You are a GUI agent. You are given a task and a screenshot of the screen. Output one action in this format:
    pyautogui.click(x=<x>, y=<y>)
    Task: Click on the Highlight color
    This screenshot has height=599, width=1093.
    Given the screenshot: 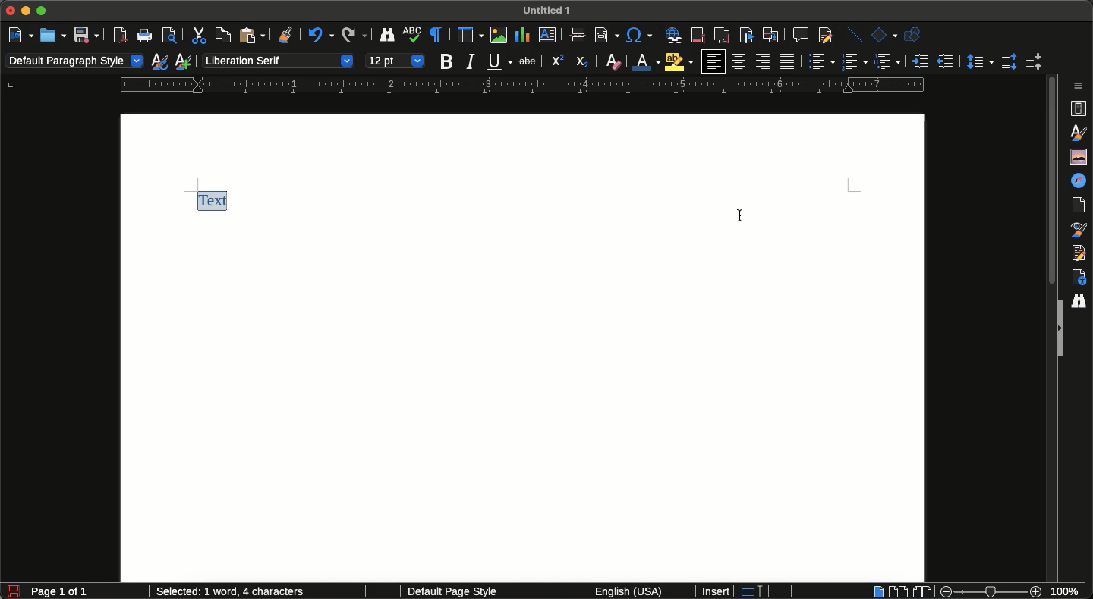 What is the action you would take?
    pyautogui.click(x=680, y=61)
    